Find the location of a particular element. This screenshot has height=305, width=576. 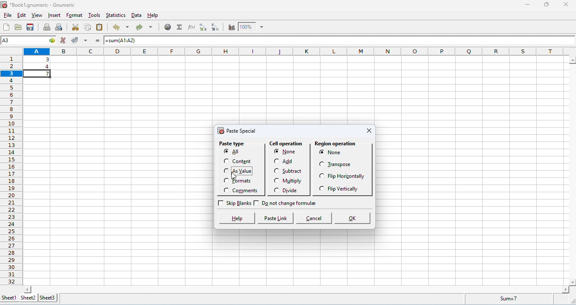

help is located at coordinates (236, 218).